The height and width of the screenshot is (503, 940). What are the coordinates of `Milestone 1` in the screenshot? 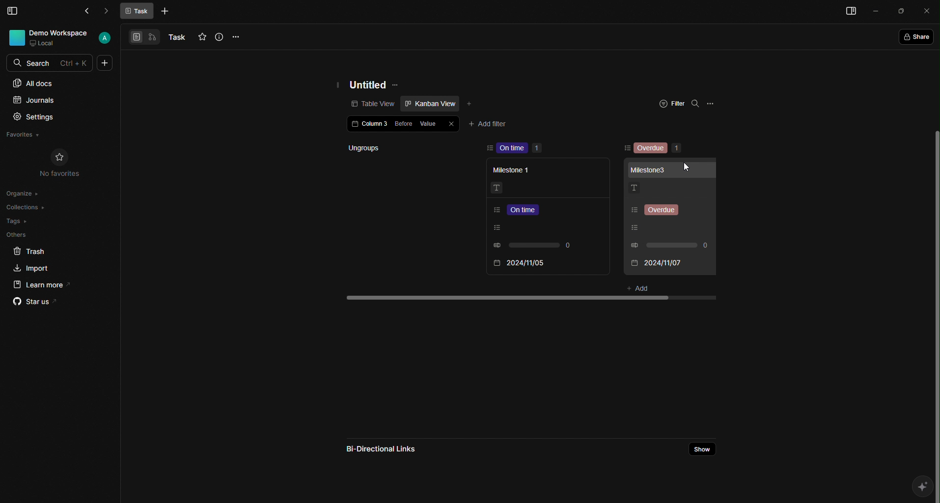 It's located at (516, 170).